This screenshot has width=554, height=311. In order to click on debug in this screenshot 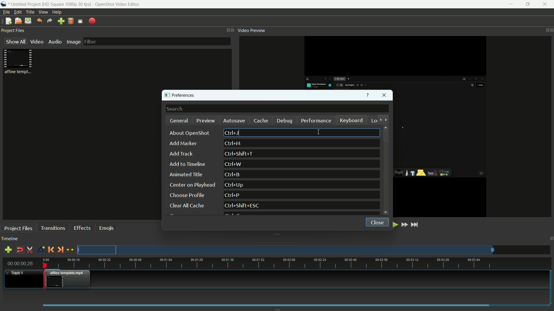, I will do `click(285, 121)`.